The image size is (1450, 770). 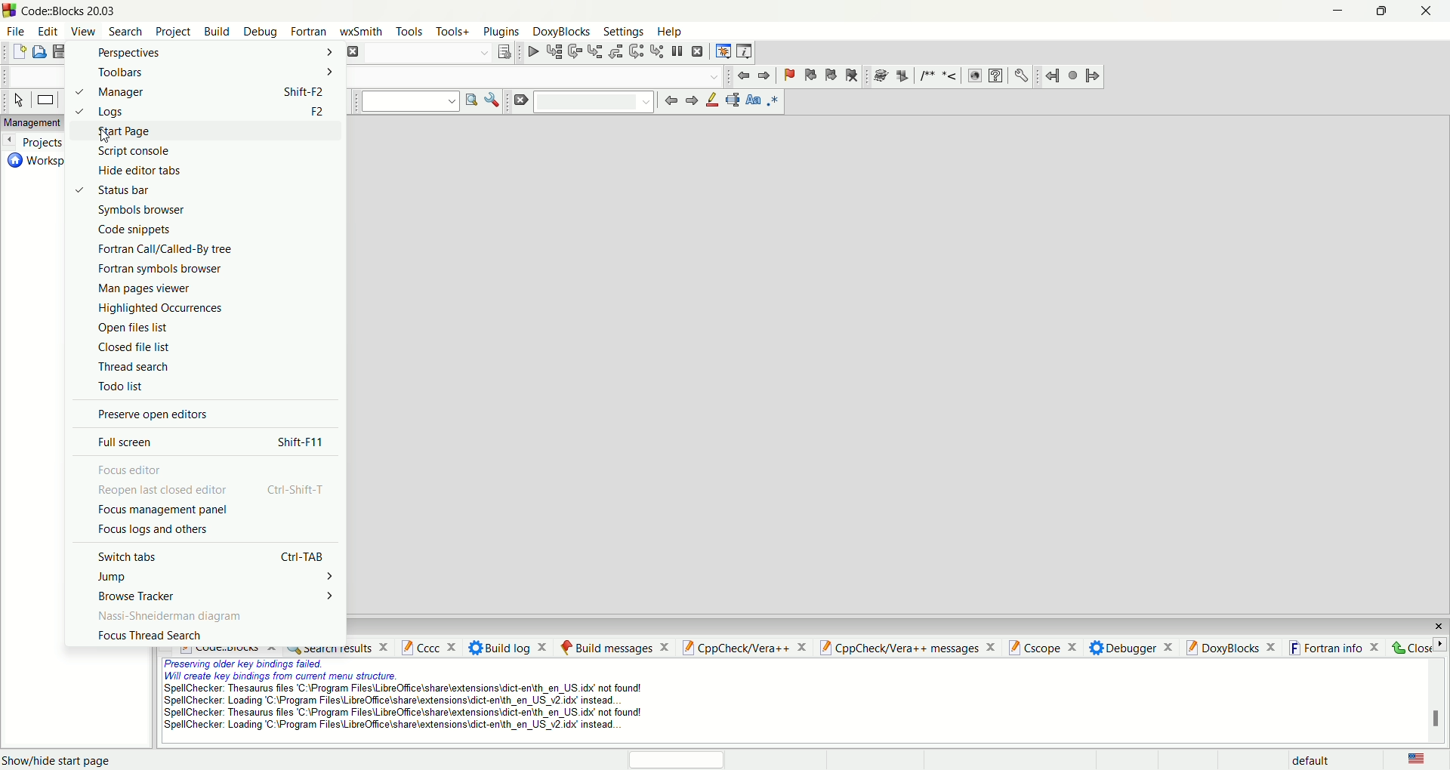 I want to click on open file list, so click(x=134, y=329).